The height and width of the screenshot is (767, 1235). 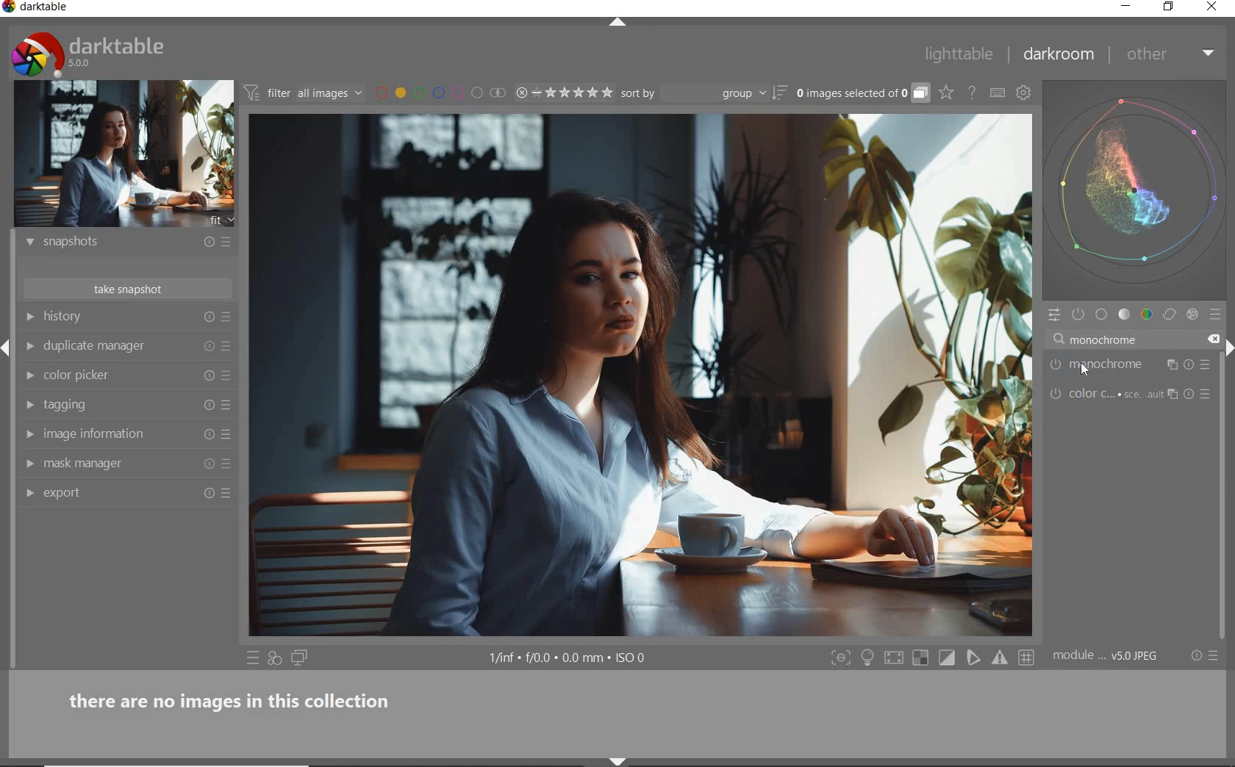 I want to click on color, so click(x=1146, y=315).